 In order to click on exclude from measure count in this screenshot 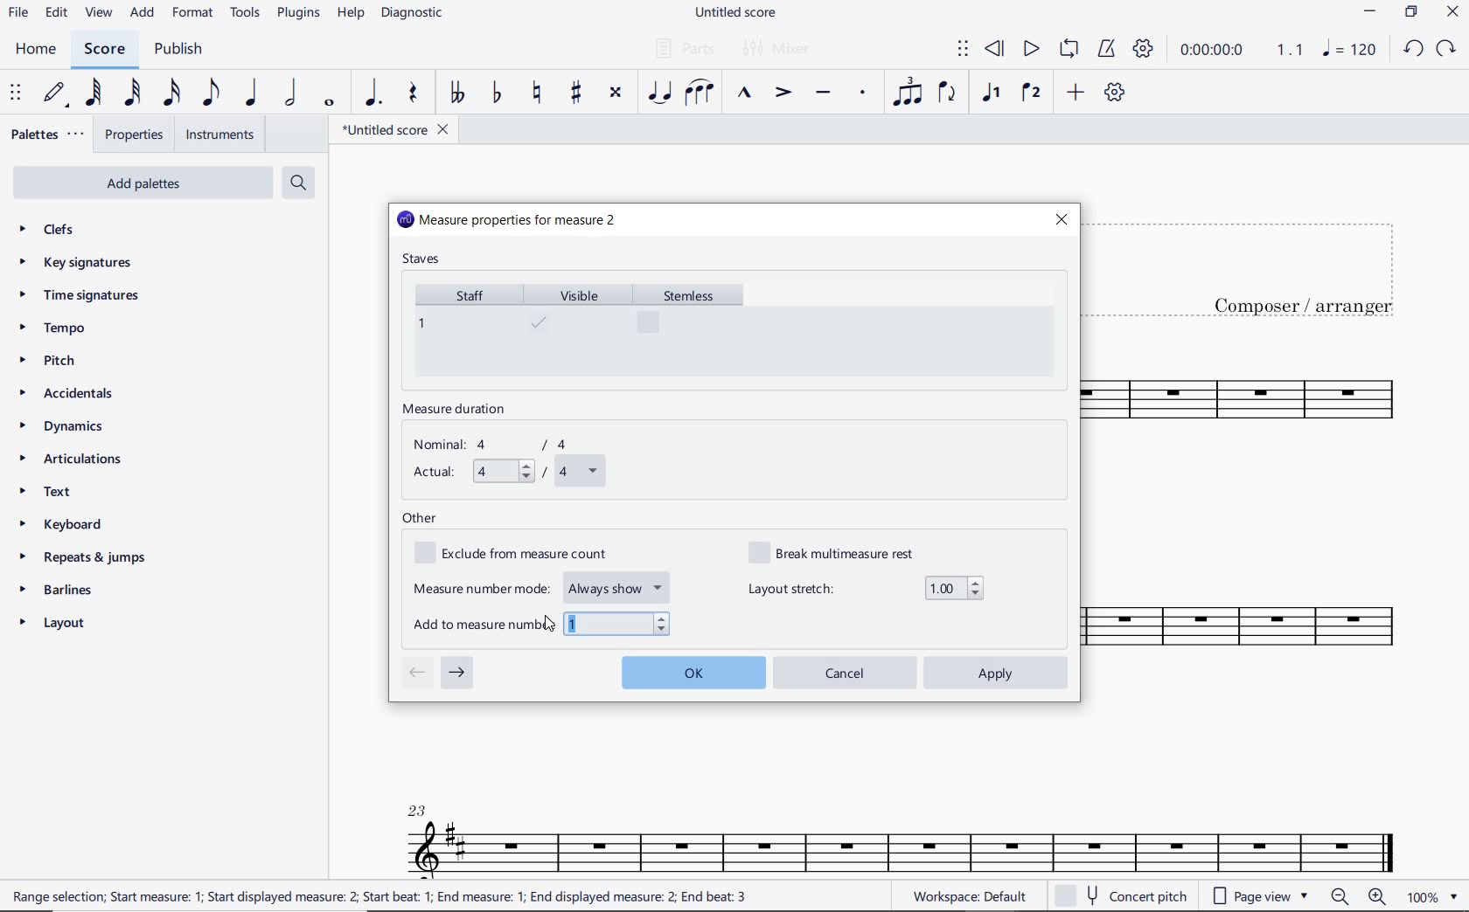, I will do `click(521, 554)`.